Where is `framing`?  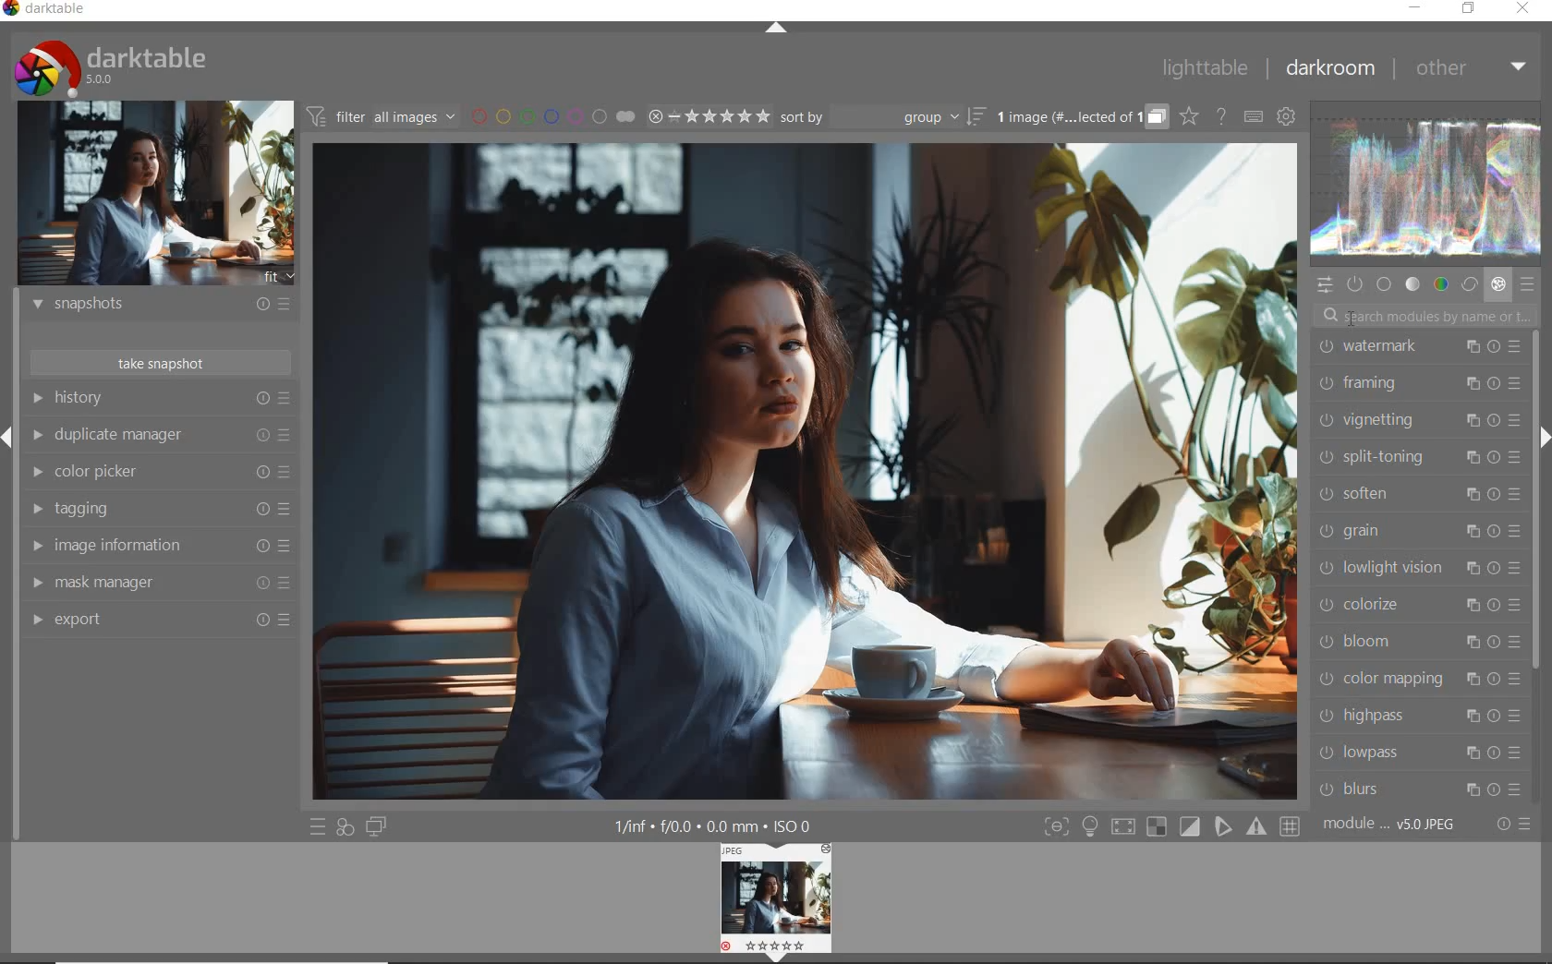
framing is located at coordinates (1416, 388).